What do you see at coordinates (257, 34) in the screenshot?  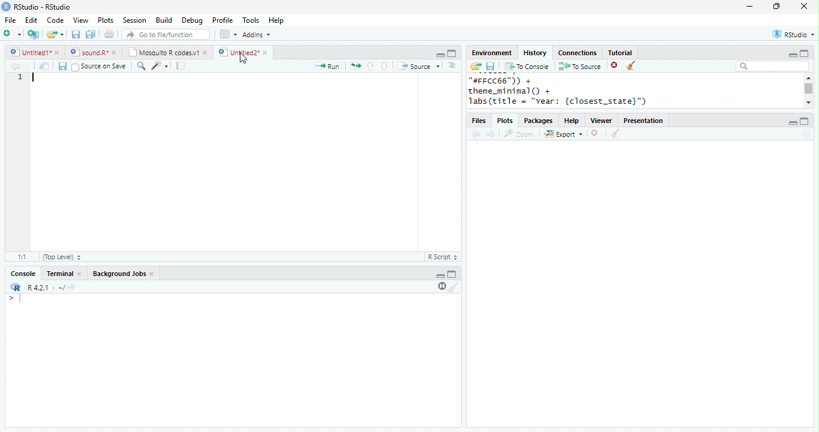 I see `Addins` at bounding box center [257, 34].